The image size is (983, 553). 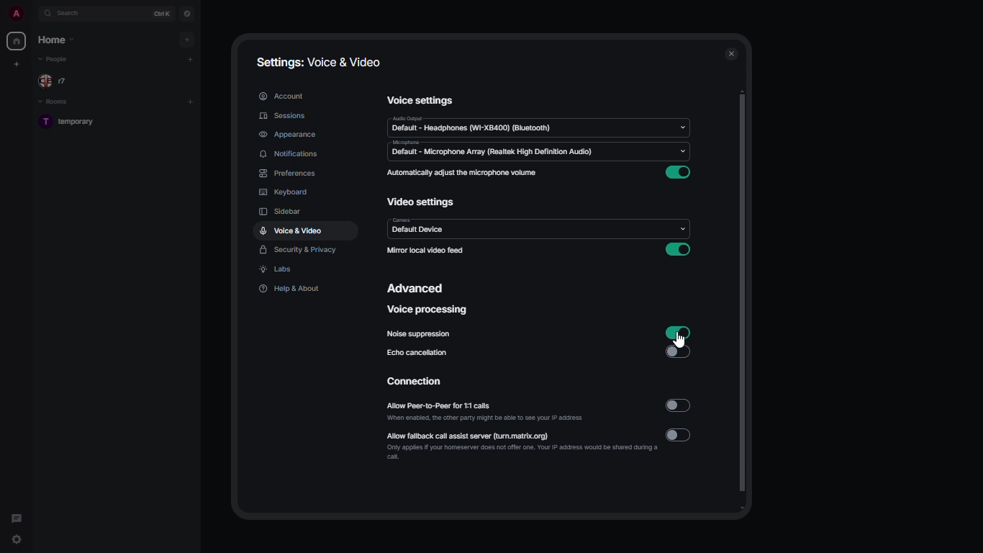 What do you see at coordinates (427, 250) in the screenshot?
I see `mirror local video feed` at bounding box center [427, 250].